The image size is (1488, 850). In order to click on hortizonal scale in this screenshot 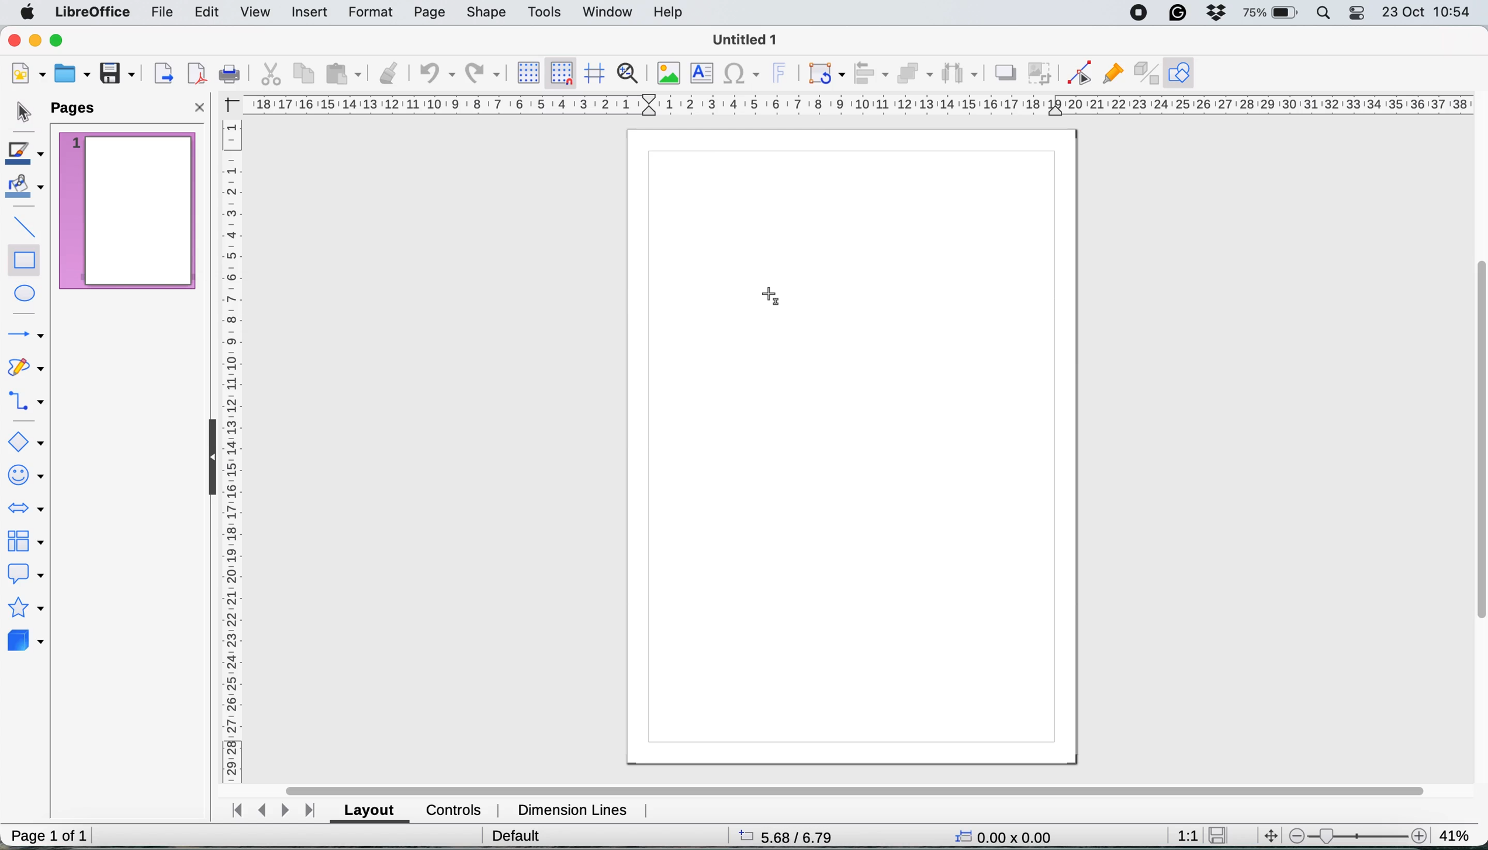, I will do `click(860, 103)`.